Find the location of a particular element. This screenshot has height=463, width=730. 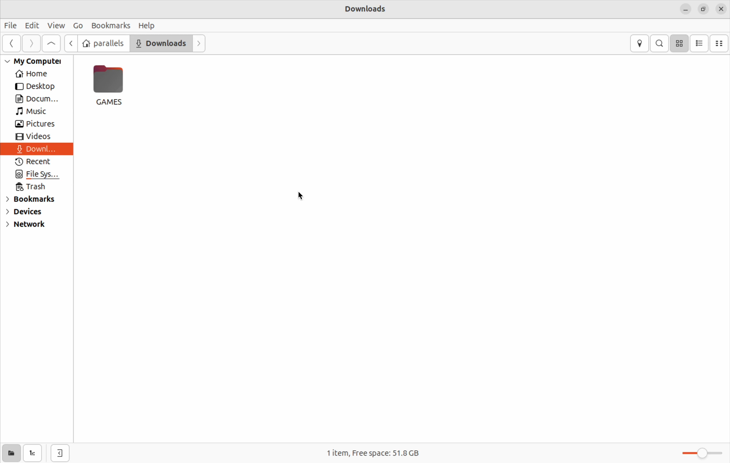

My computer is located at coordinates (37, 62).